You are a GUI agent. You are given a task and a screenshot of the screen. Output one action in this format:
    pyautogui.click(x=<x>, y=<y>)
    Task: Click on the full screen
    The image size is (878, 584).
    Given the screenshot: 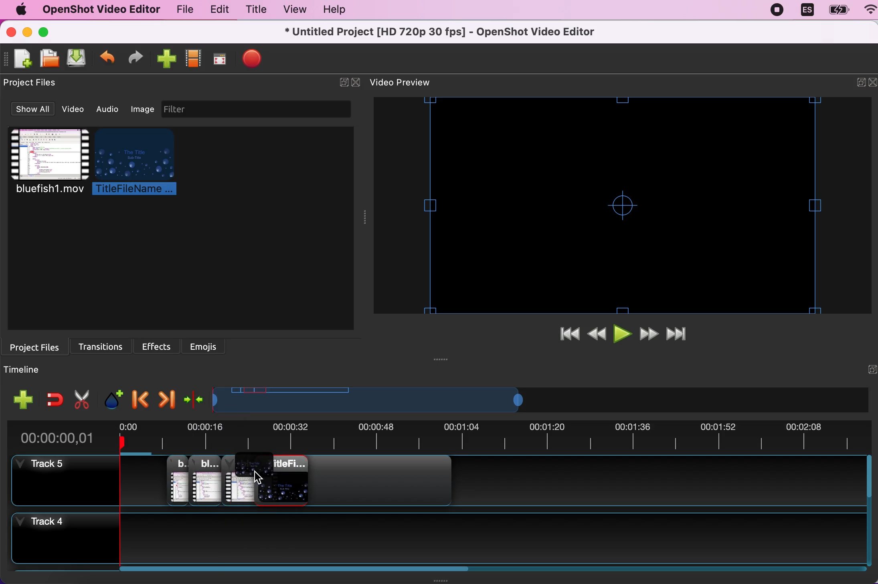 What is the action you would take?
    pyautogui.click(x=219, y=61)
    